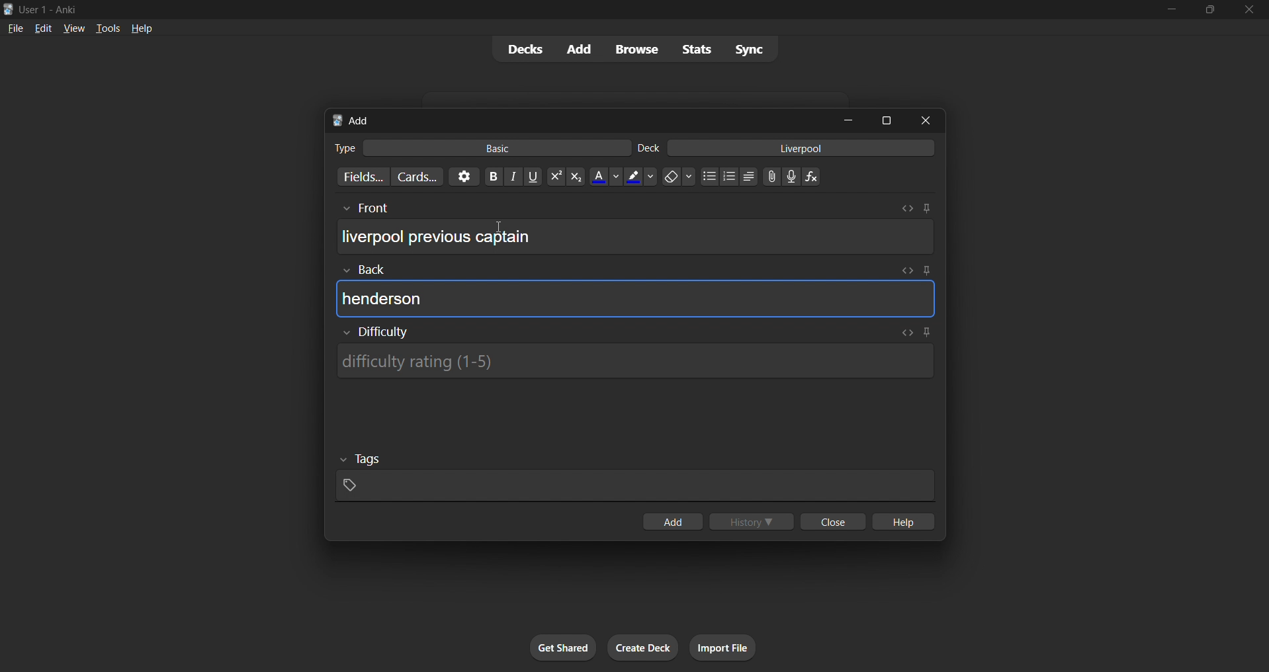 The height and width of the screenshot is (672, 1269). Describe the element at coordinates (770, 178) in the screenshot. I see `link` at that location.